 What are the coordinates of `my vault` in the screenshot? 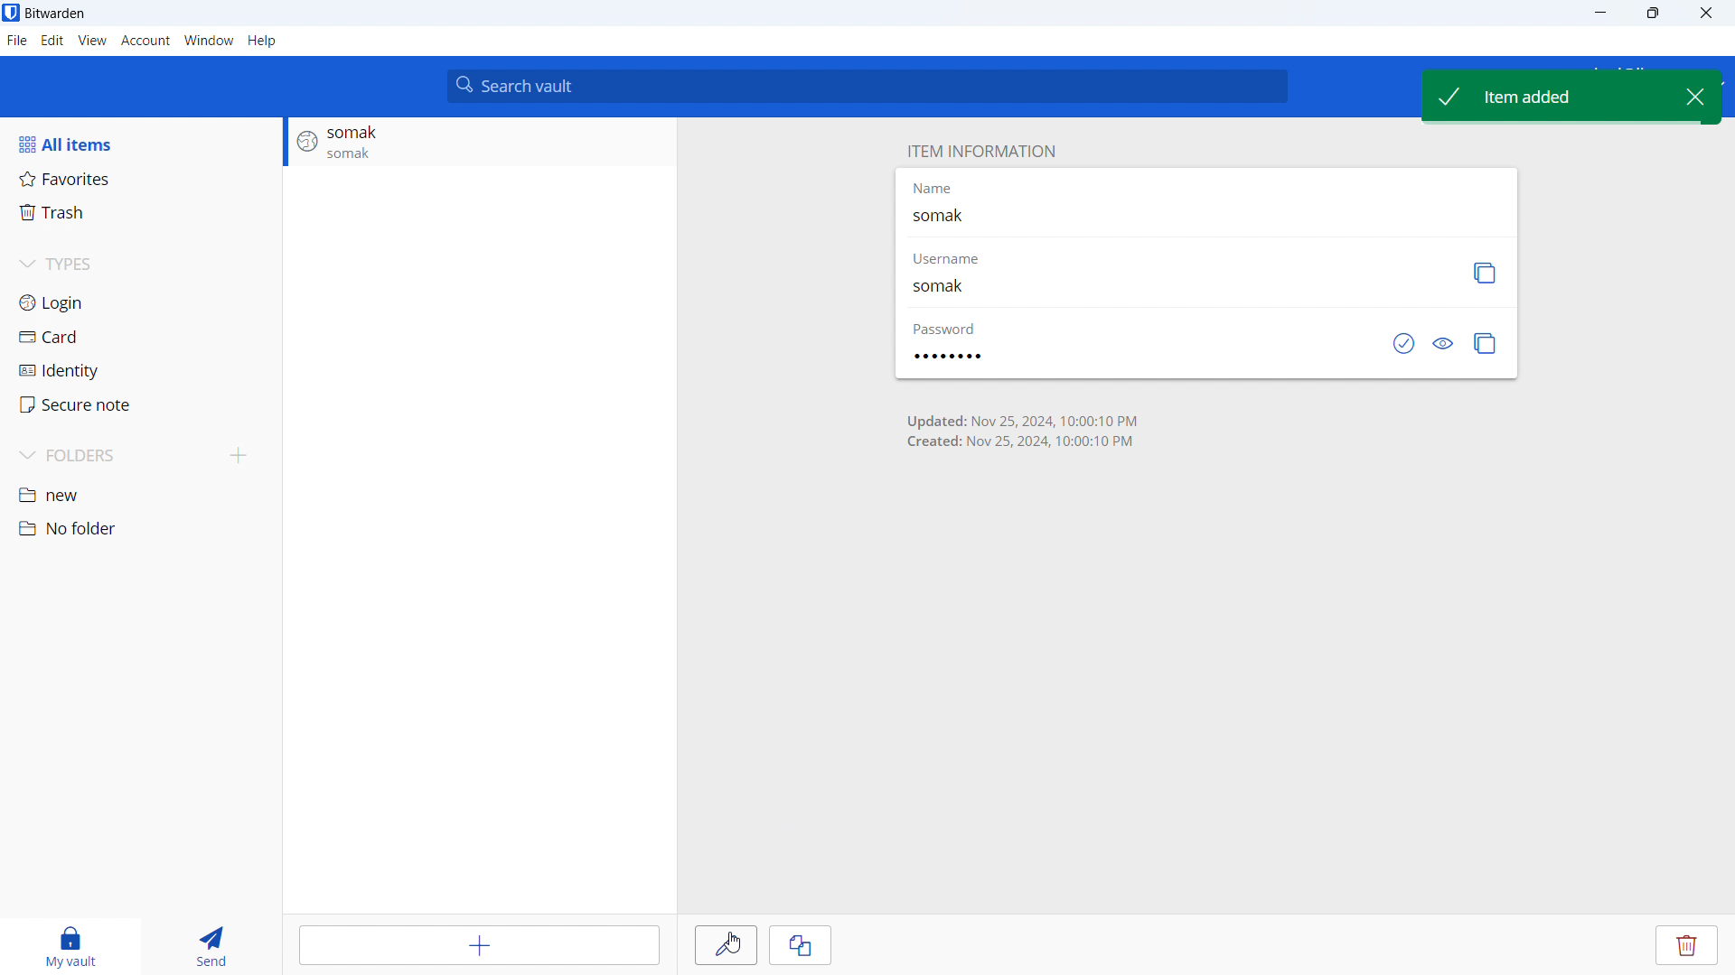 It's located at (66, 946).